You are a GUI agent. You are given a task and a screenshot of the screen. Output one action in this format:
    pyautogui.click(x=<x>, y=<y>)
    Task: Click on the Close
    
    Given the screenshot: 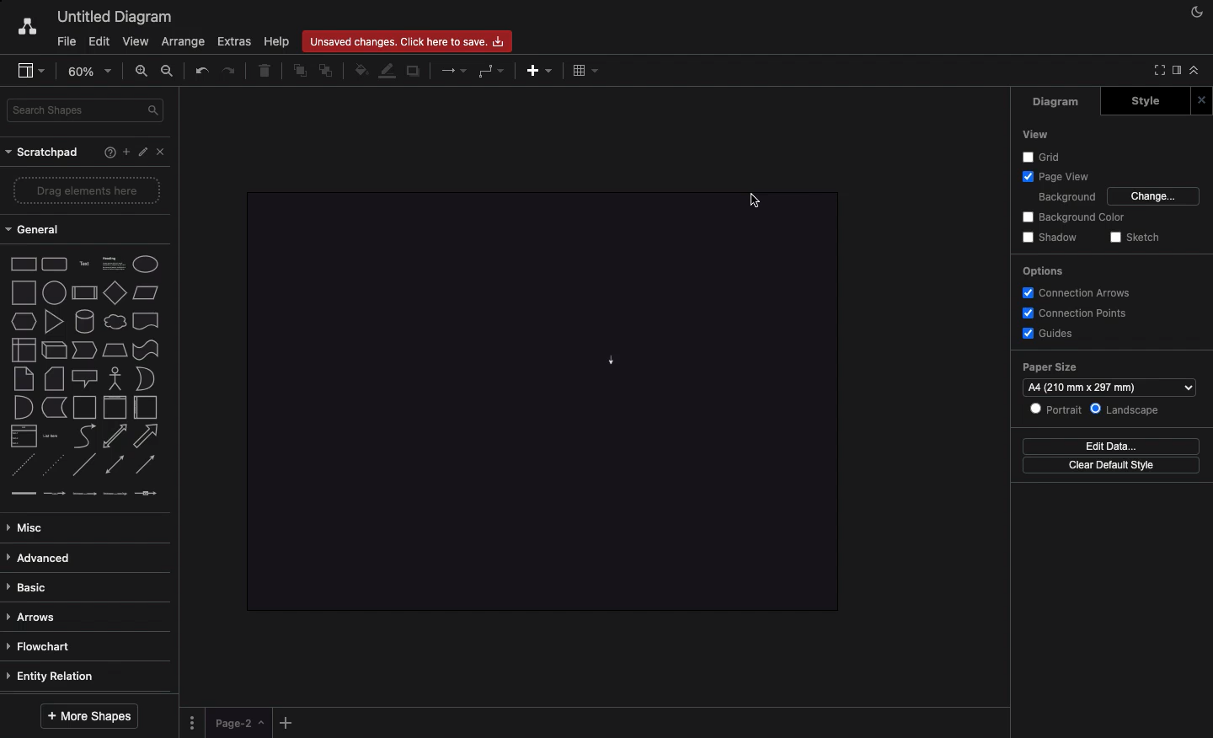 What is the action you would take?
    pyautogui.click(x=1201, y=100)
    